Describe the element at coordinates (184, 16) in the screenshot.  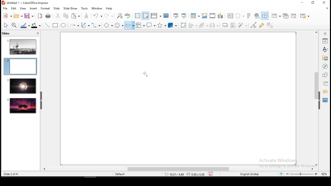
I see `start from current slide` at that location.